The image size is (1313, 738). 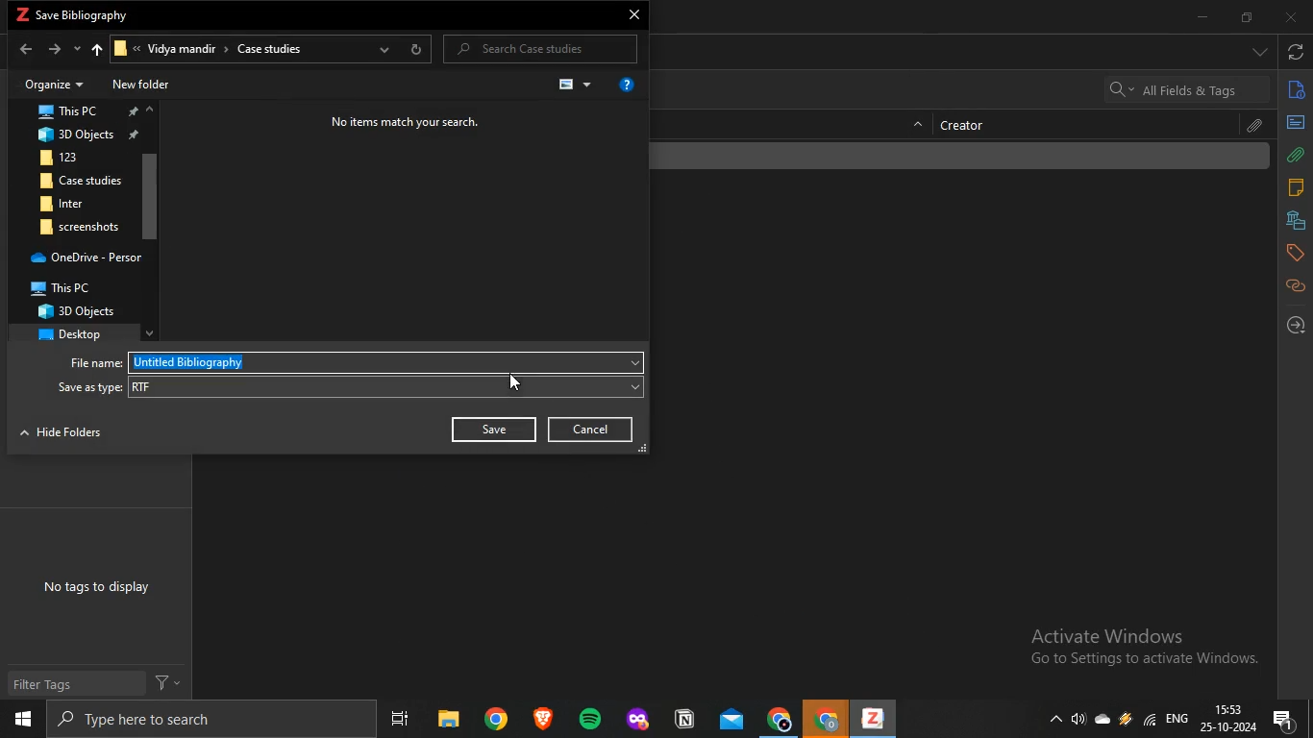 I want to click on notification, so click(x=1285, y=719).